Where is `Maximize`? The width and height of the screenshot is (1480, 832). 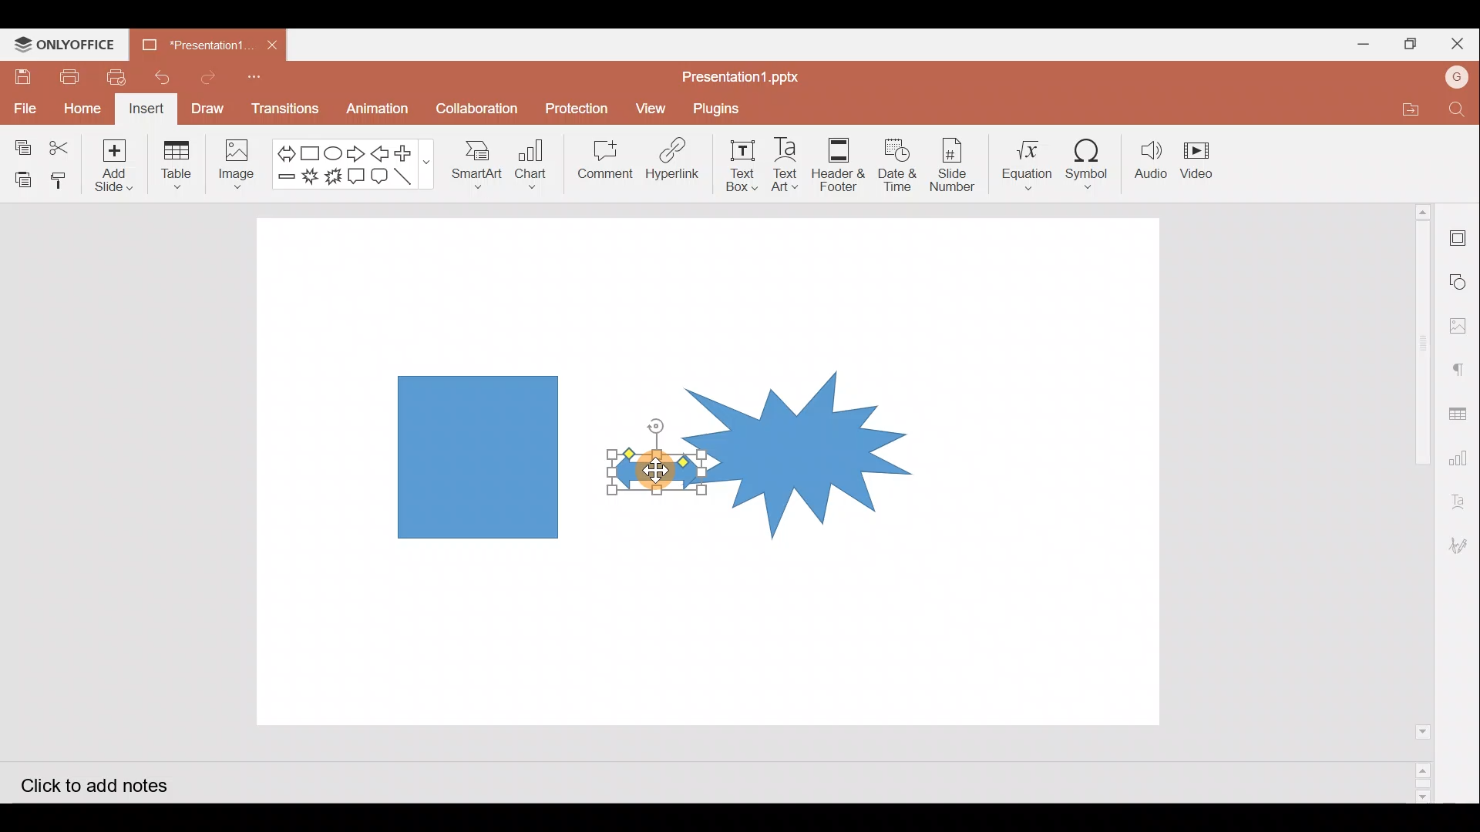
Maximize is located at coordinates (1407, 42).